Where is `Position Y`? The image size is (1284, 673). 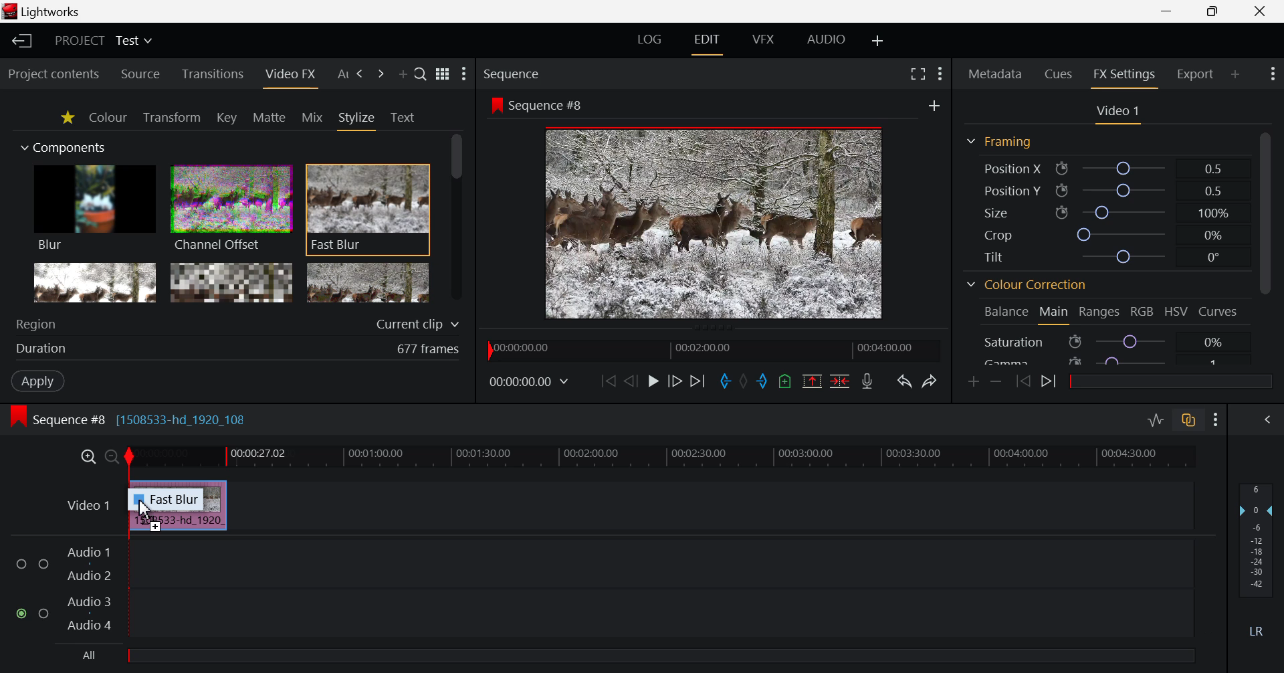
Position Y is located at coordinates (1107, 190).